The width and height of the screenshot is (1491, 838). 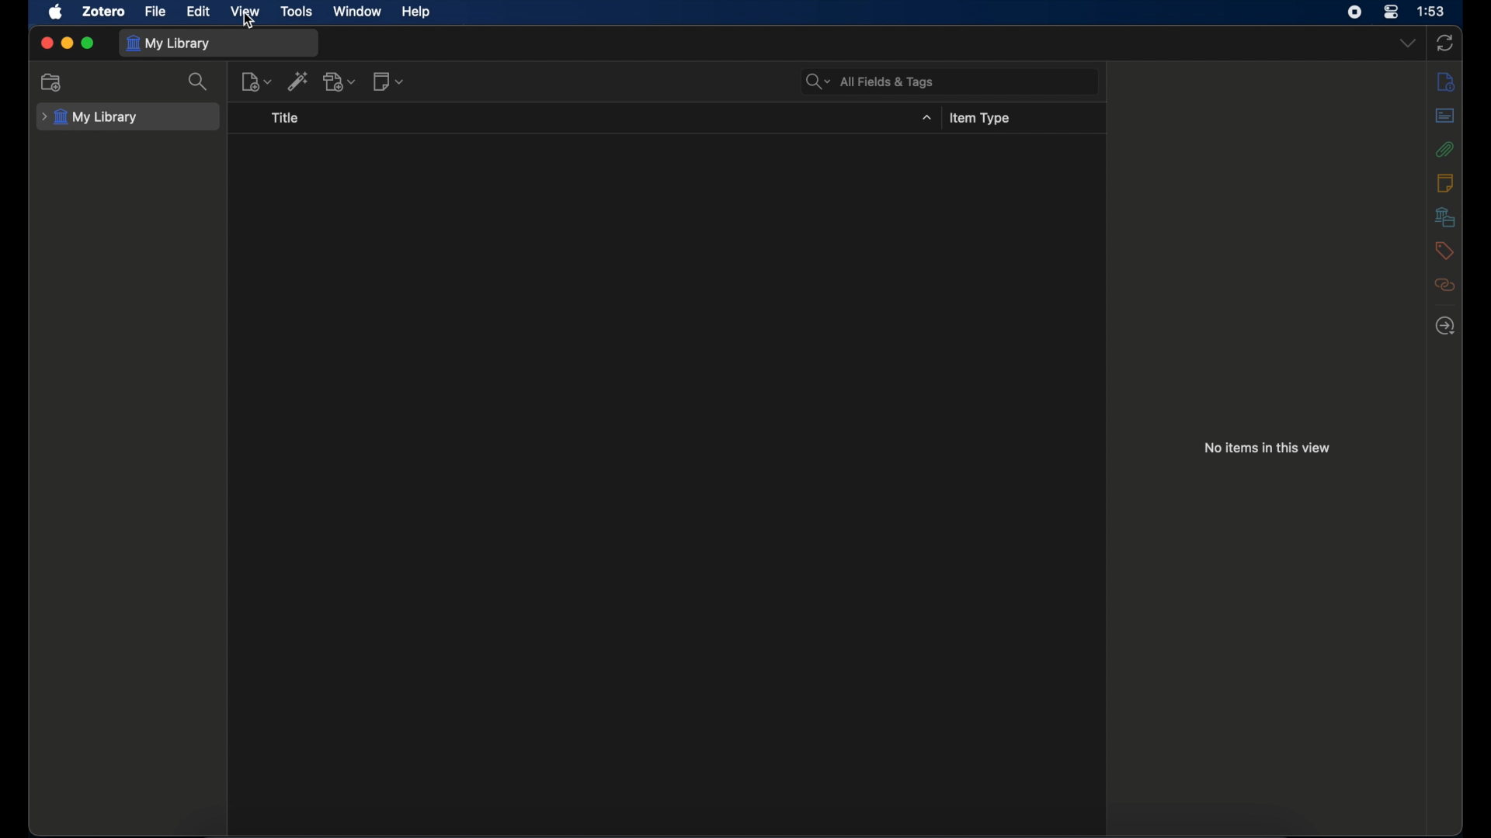 What do you see at coordinates (1444, 285) in the screenshot?
I see `related` at bounding box center [1444, 285].